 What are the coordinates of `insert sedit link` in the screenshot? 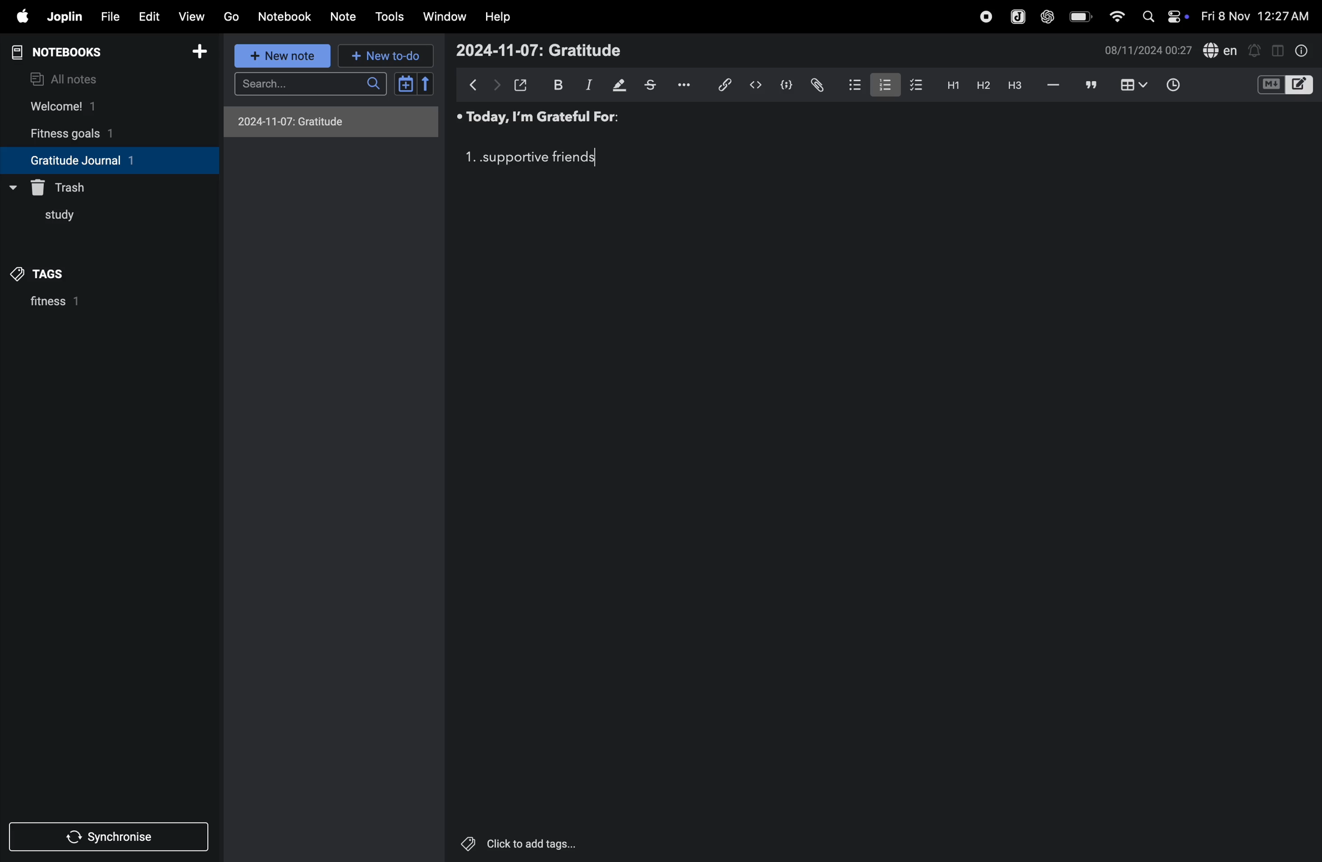 It's located at (725, 85).